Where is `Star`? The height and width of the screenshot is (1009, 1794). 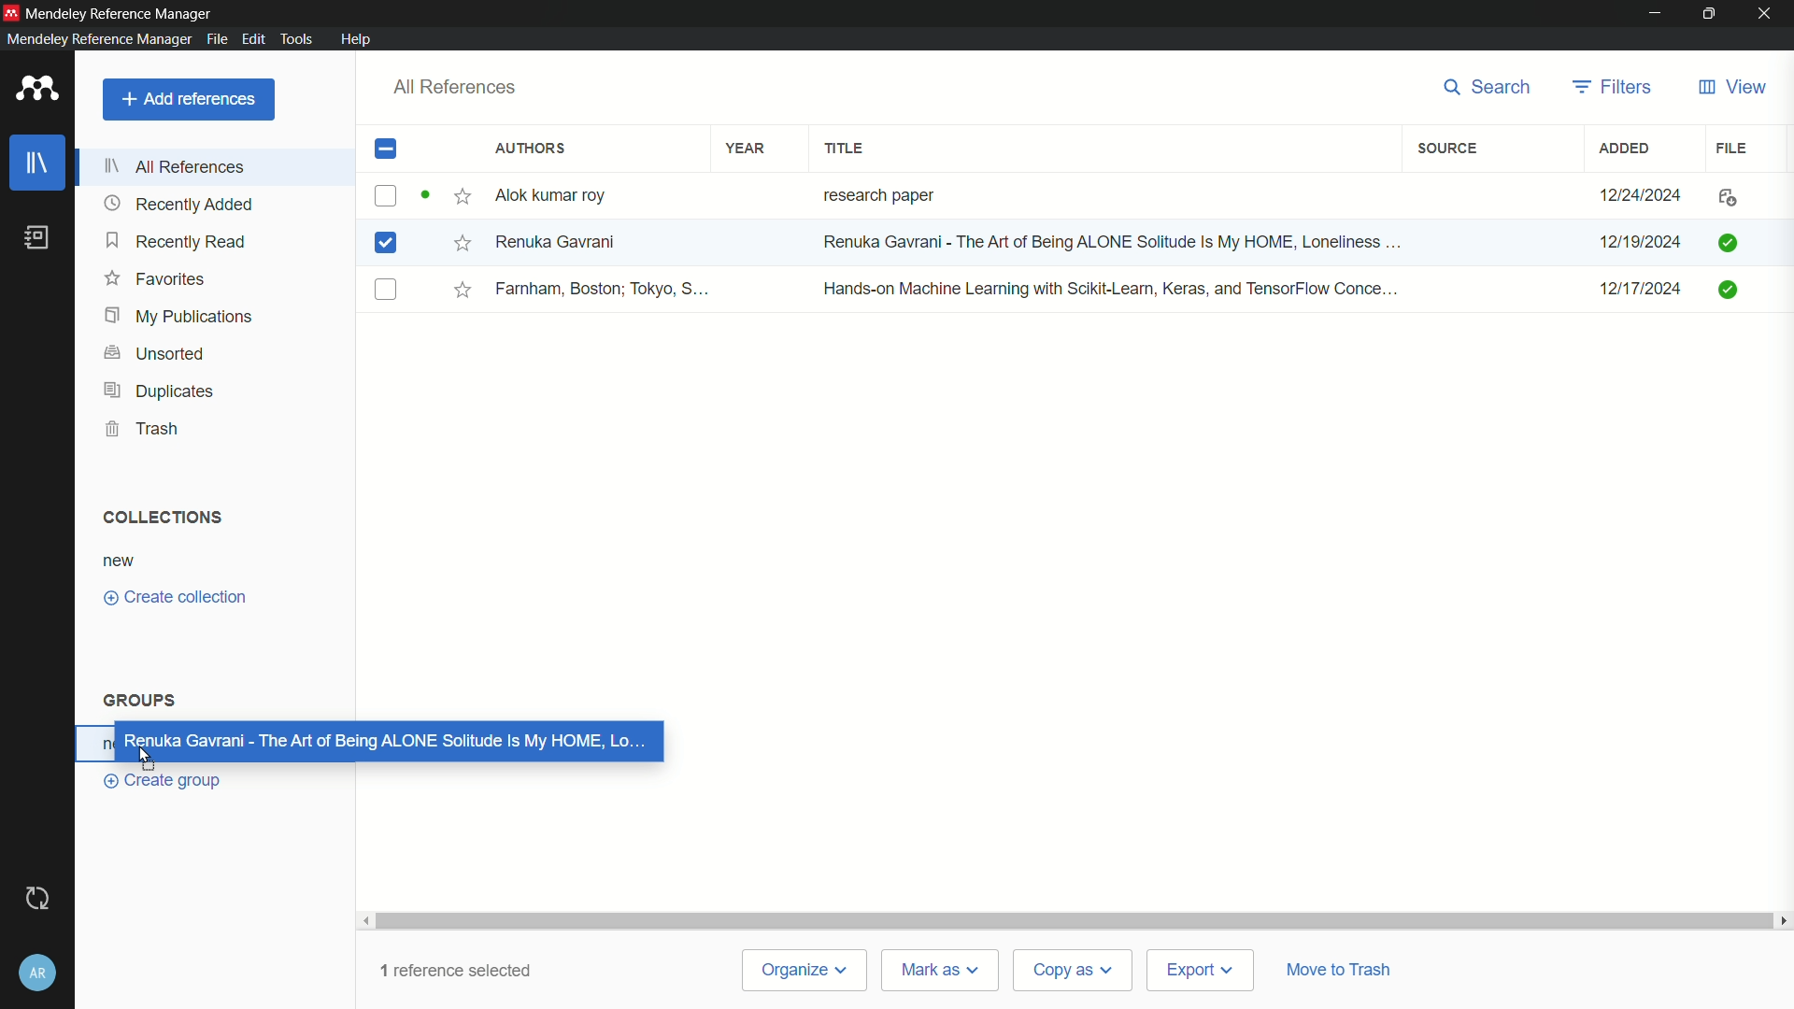 Star is located at coordinates (447, 197).